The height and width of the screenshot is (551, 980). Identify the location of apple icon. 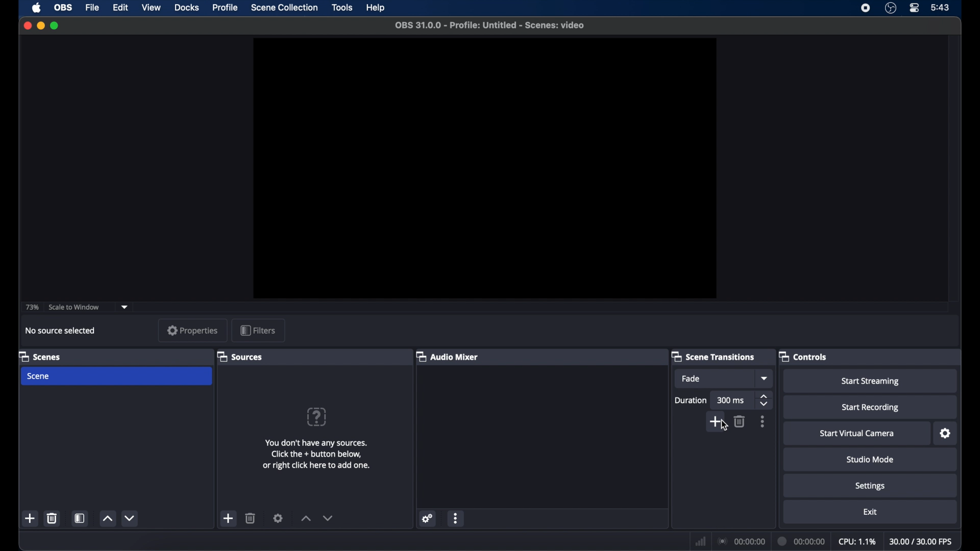
(37, 8).